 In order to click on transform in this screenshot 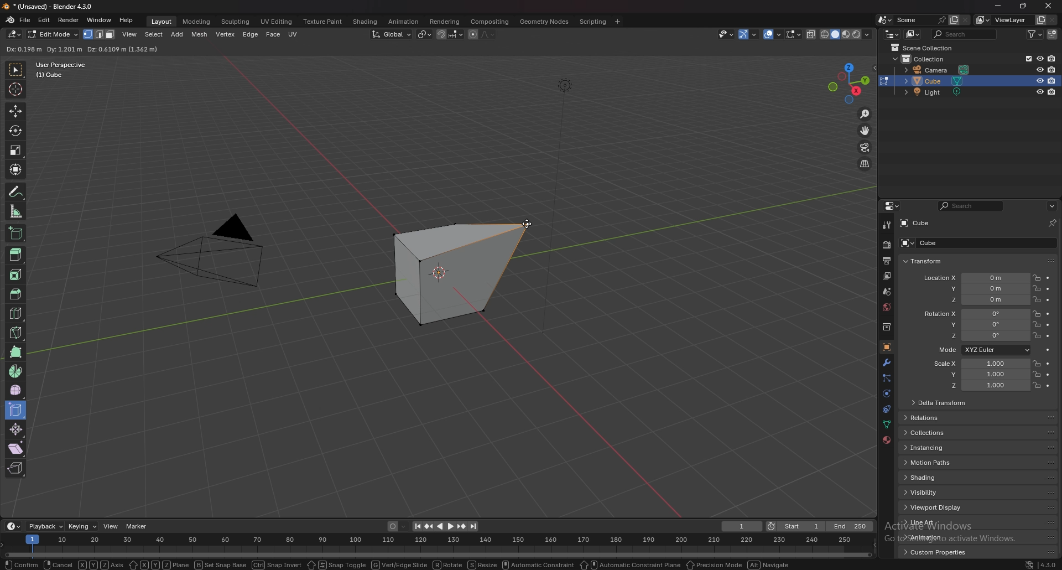, I will do `click(924, 261)`.